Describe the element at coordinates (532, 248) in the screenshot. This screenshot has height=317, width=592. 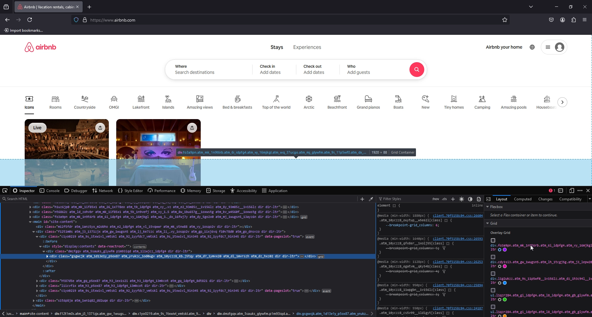
I see `cursor` at that location.